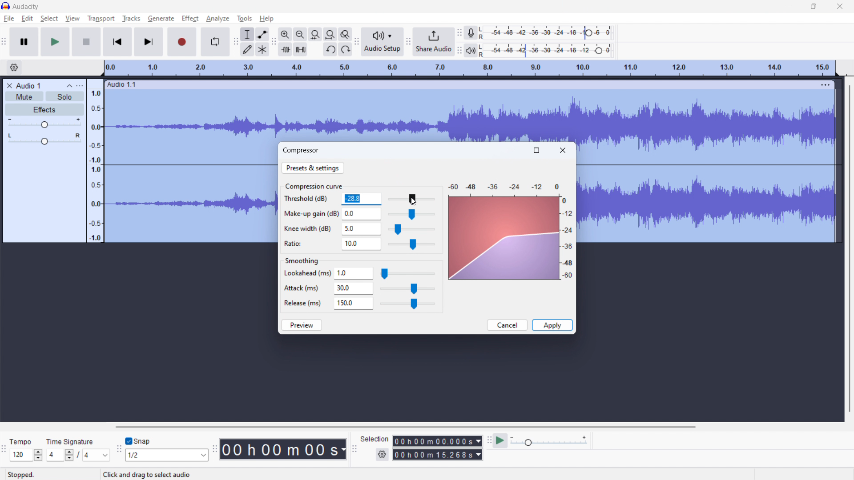 This screenshot has width=854, height=480. I want to click on trim audio outside selection, so click(286, 49).